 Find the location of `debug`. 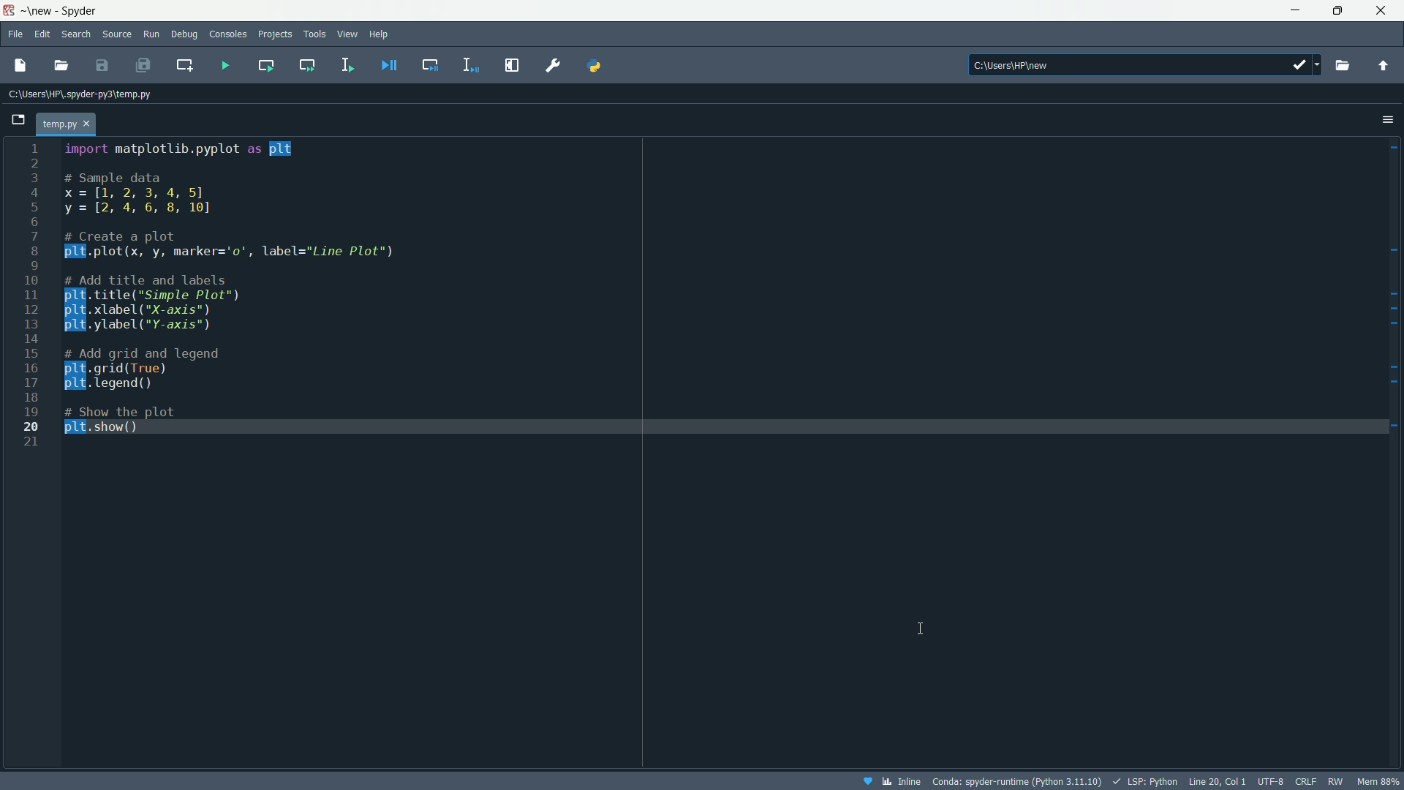

debug is located at coordinates (184, 34).